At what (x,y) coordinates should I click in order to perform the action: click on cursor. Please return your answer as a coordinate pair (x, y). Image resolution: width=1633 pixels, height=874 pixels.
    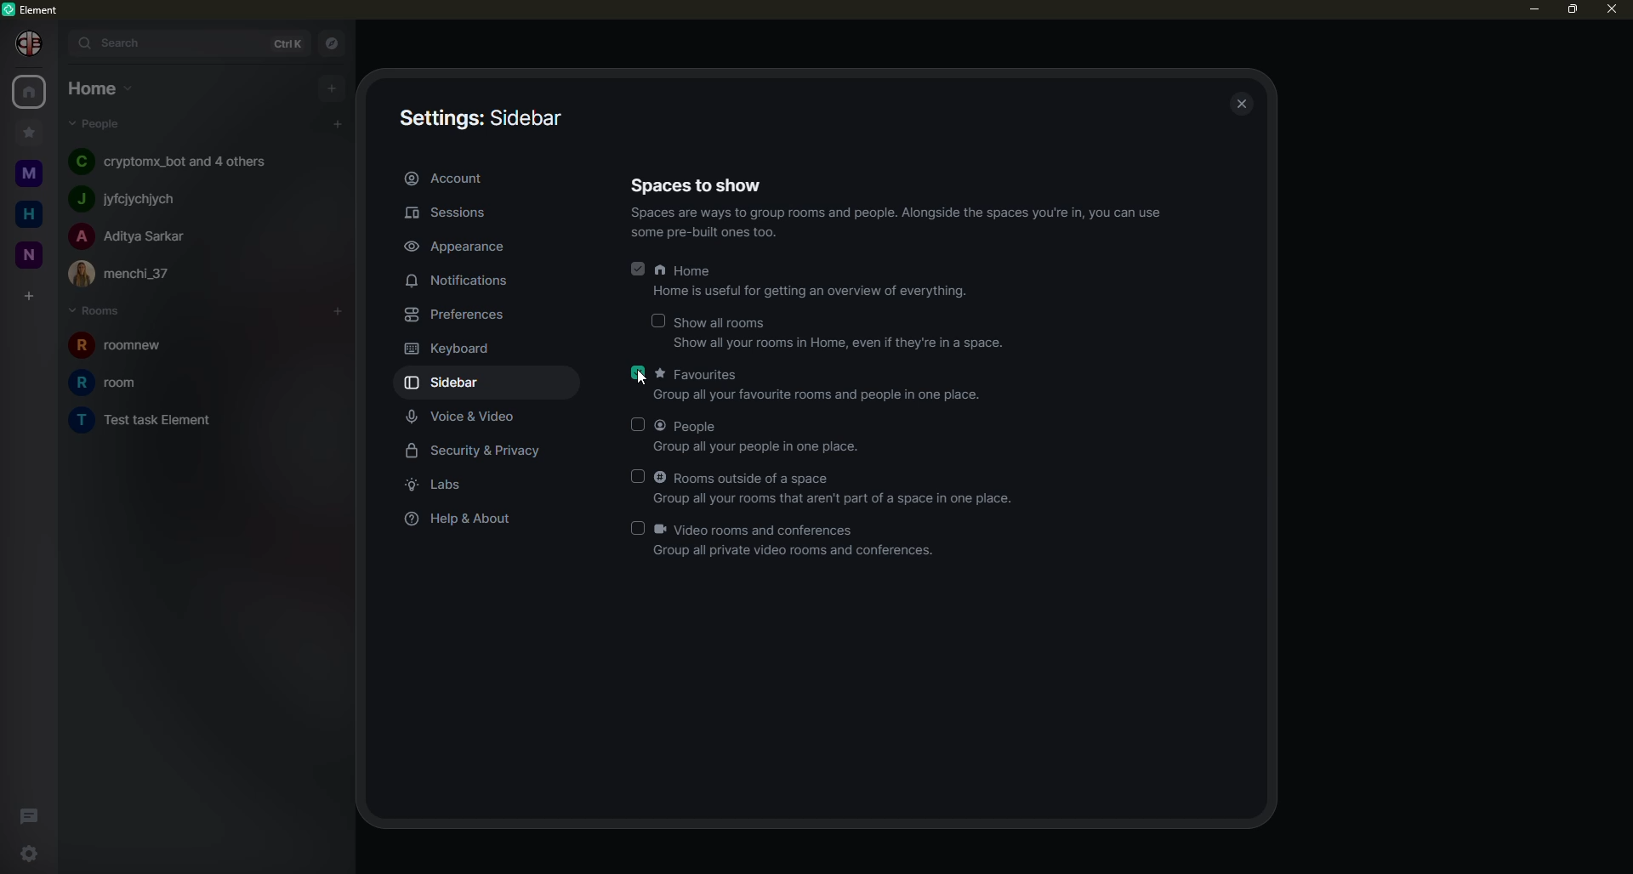
    Looking at the image, I should click on (649, 385).